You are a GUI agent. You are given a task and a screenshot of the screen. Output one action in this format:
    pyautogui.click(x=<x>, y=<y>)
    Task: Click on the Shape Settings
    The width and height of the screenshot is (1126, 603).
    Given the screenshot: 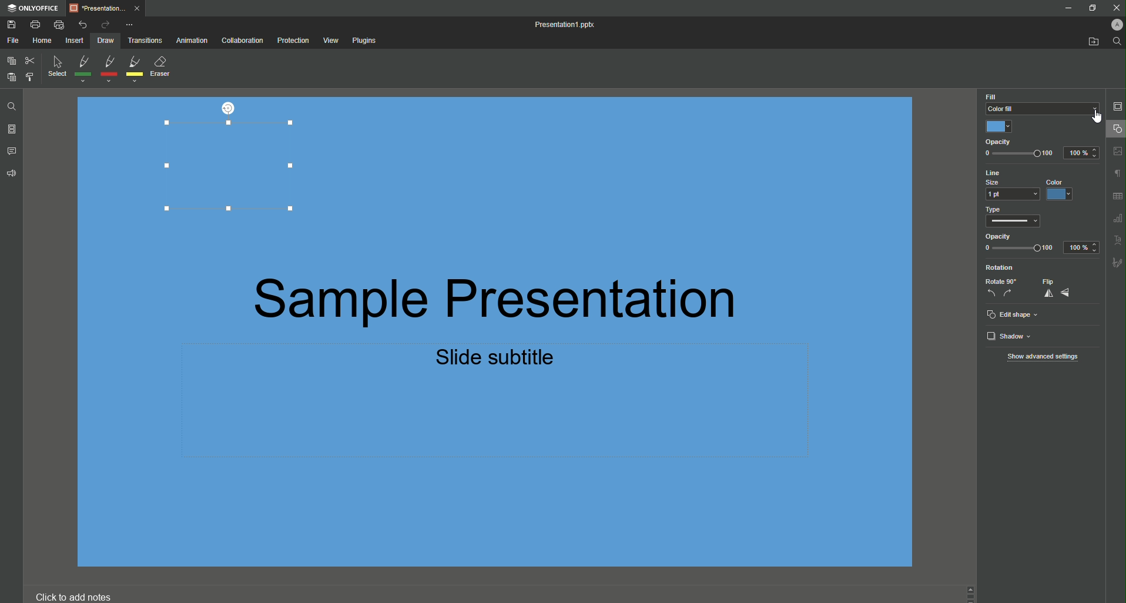 What is the action you would take?
    pyautogui.click(x=1115, y=129)
    